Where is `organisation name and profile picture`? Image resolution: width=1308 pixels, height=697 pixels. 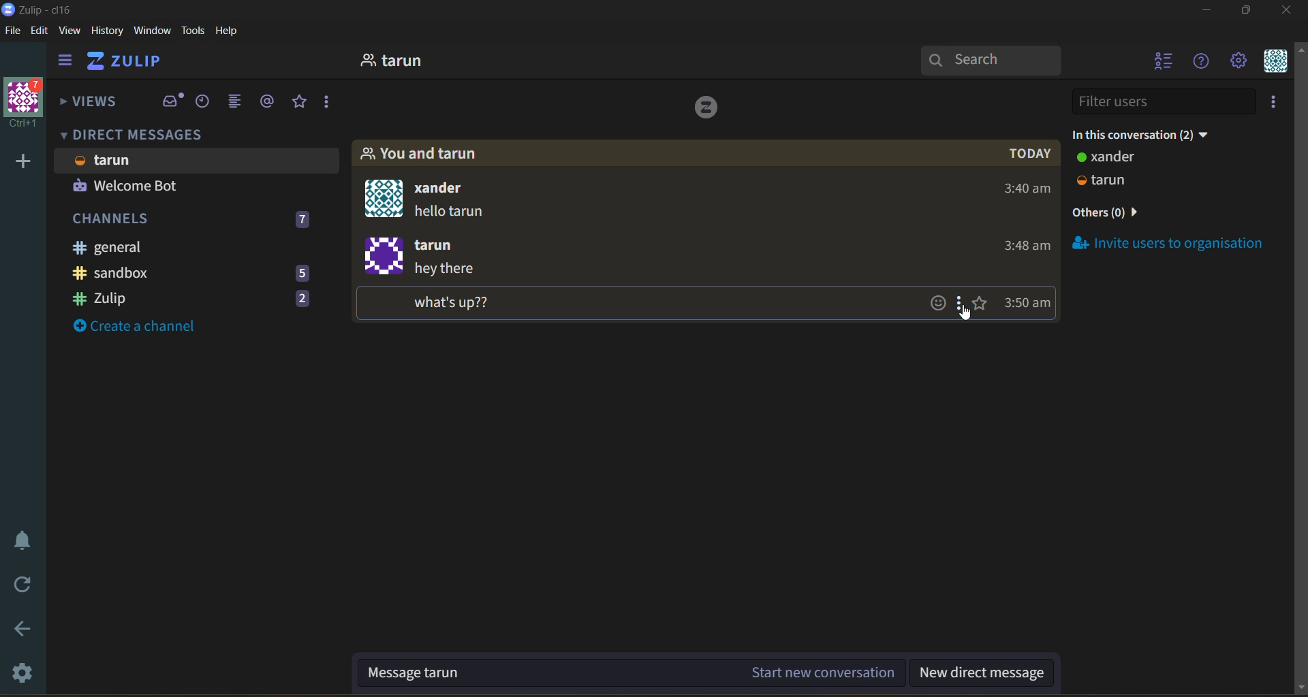
organisation name and profile picture is located at coordinates (27, 101).